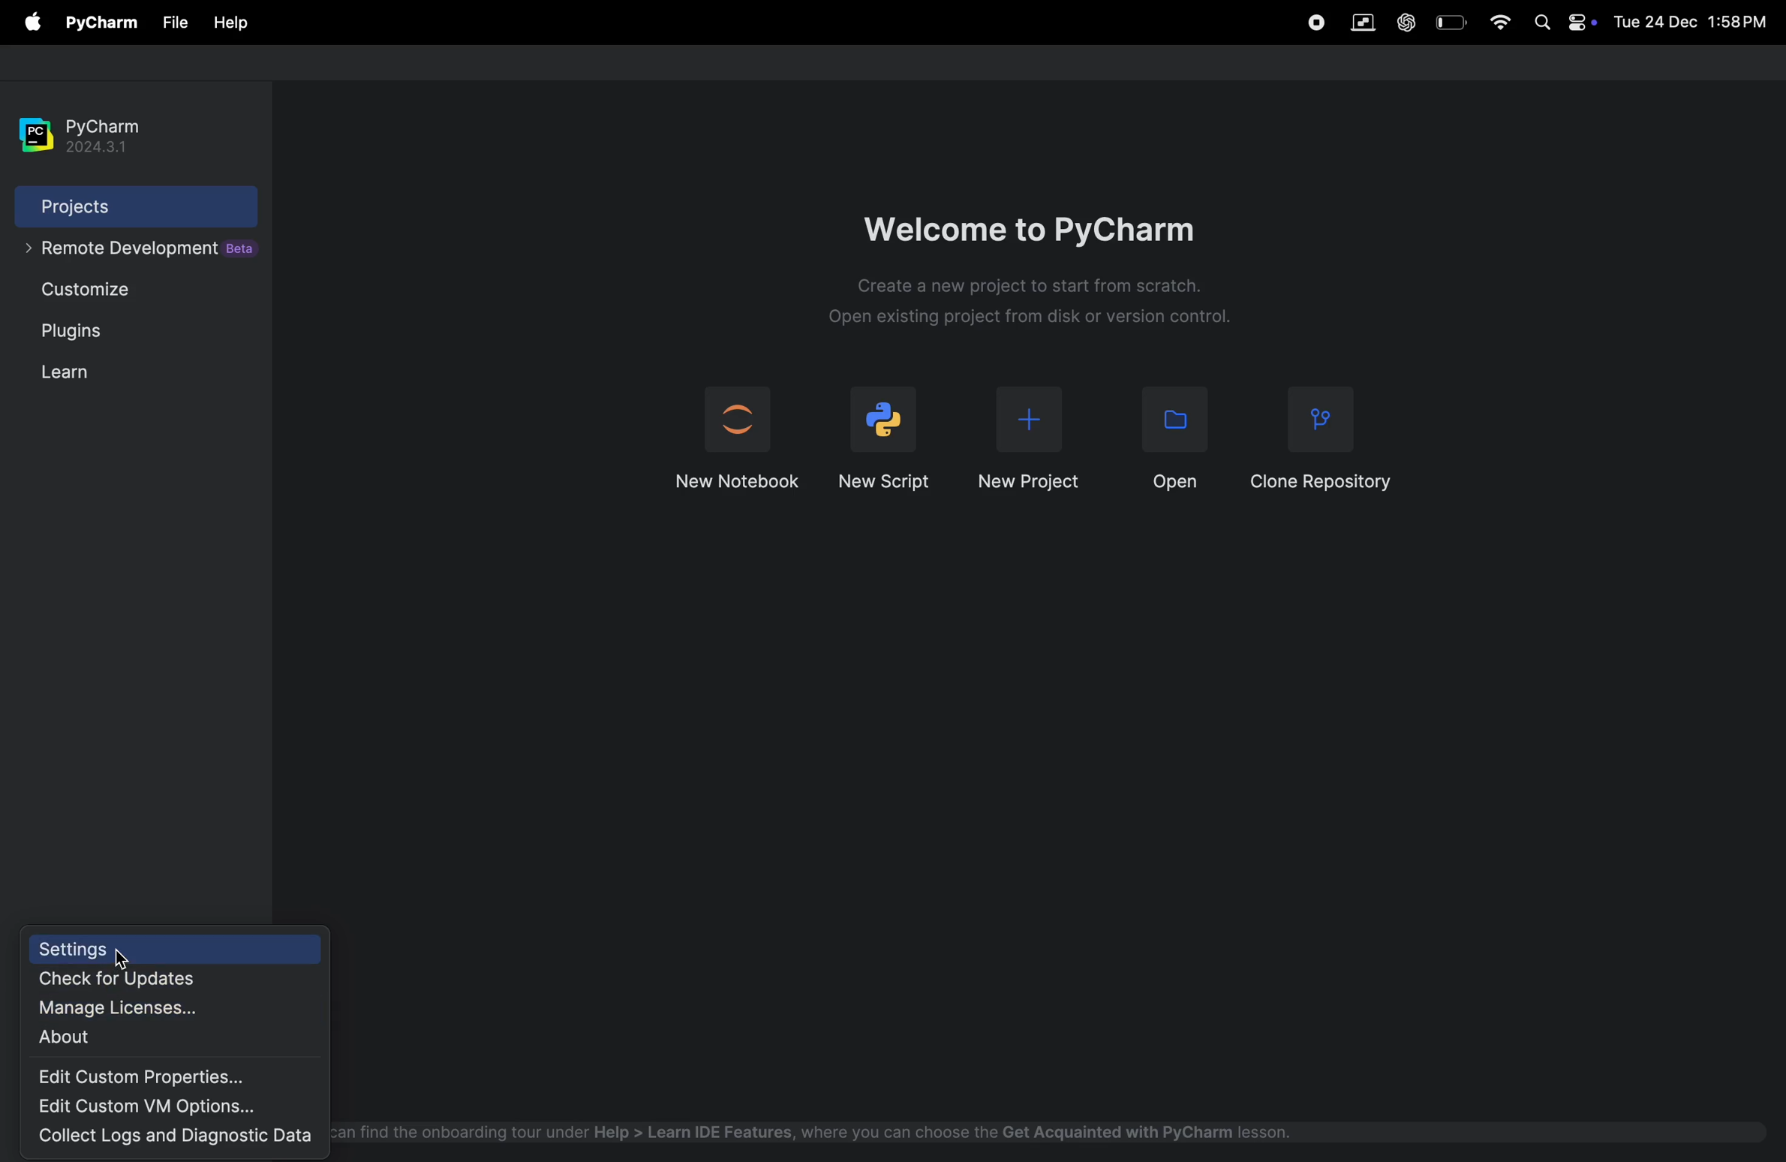 The height and width of the screenshot is (1162, 1786). I want to click on file, so click(176, 23).